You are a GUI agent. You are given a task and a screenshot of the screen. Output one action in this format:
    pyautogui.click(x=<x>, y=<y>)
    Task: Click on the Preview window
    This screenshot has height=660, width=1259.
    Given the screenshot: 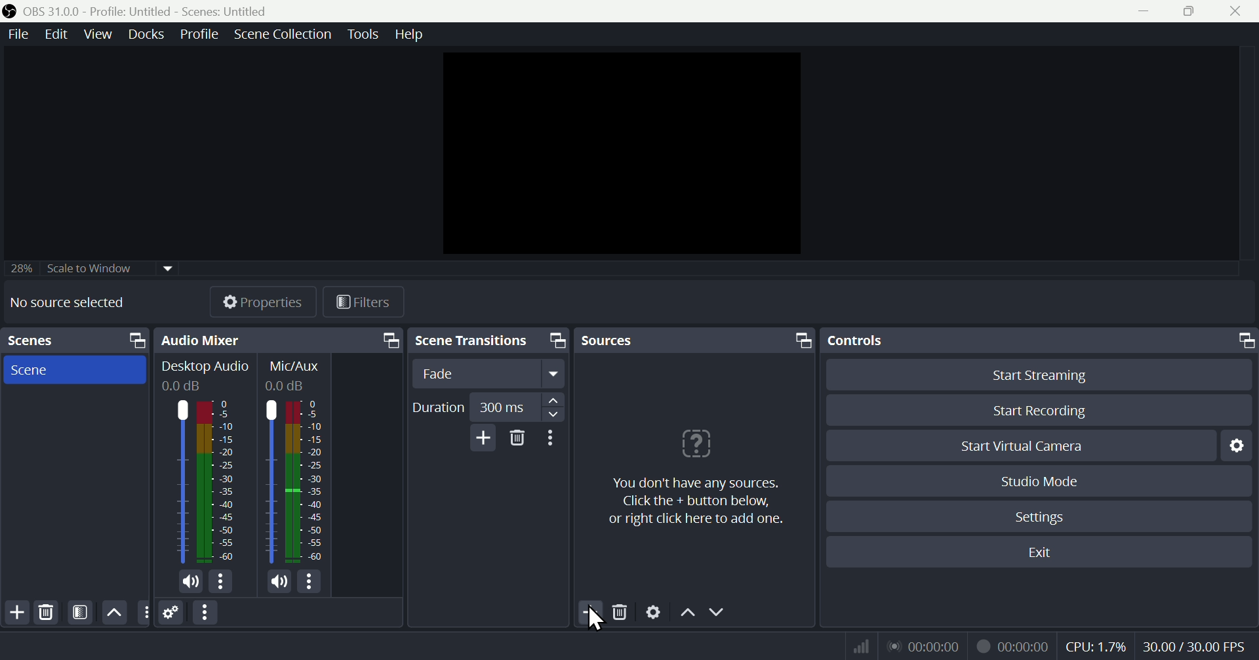 What is the action you would take?
    pyautogui.click(x=626, y=154)
    